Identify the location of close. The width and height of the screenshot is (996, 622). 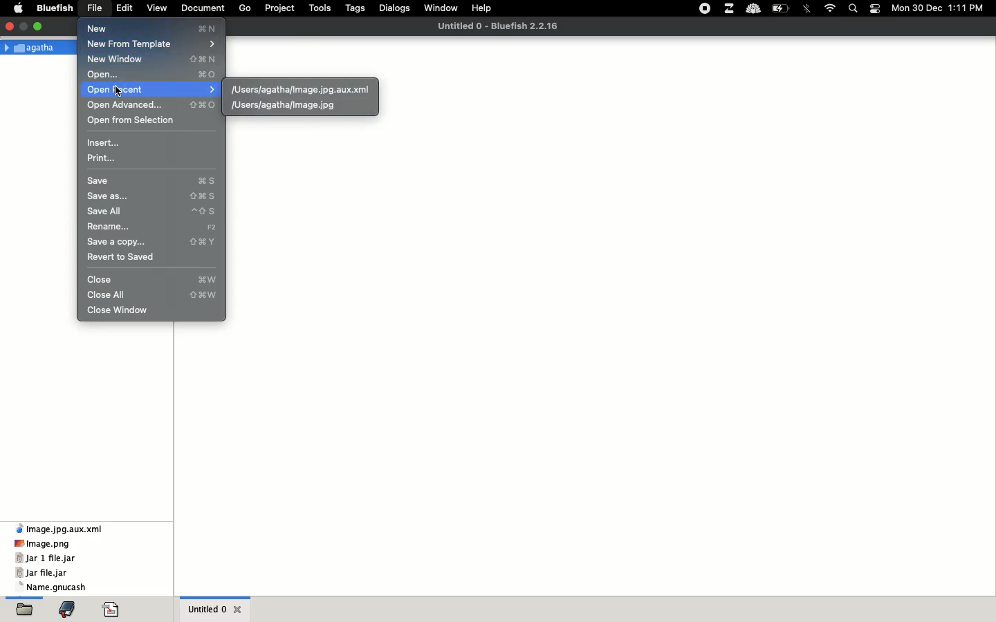
(241, 608).